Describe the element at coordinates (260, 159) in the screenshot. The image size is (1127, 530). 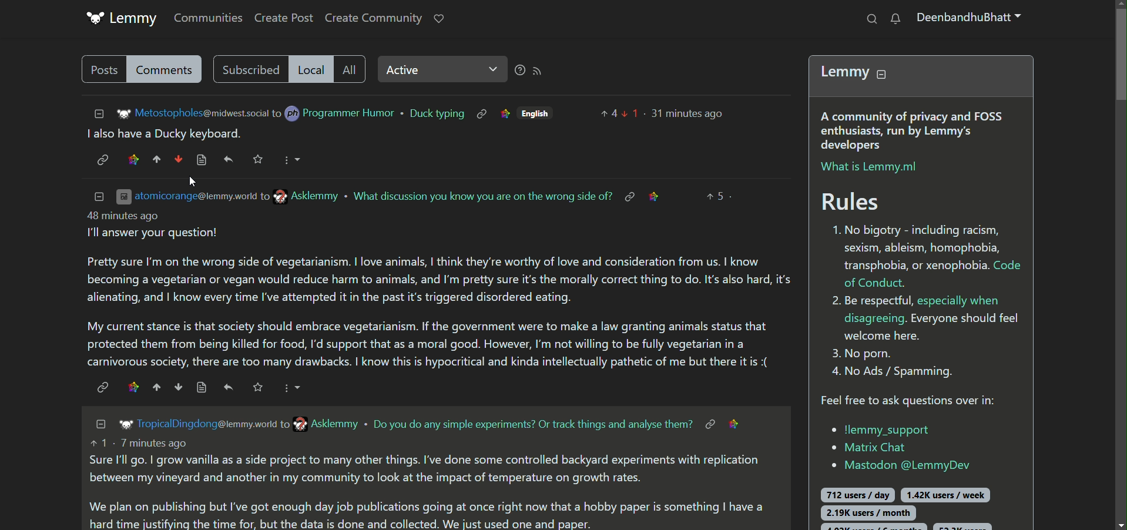
I see `bookmark` at that location.